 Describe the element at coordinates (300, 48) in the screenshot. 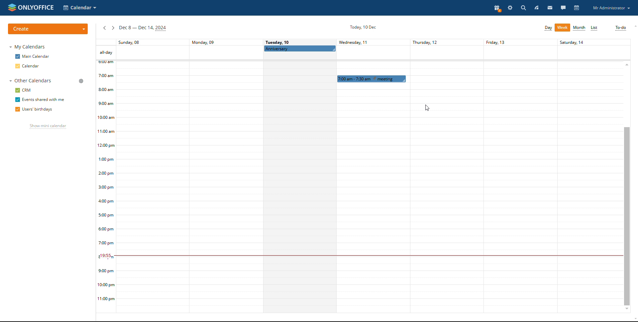

I see `scheduled all-day event` at that location.